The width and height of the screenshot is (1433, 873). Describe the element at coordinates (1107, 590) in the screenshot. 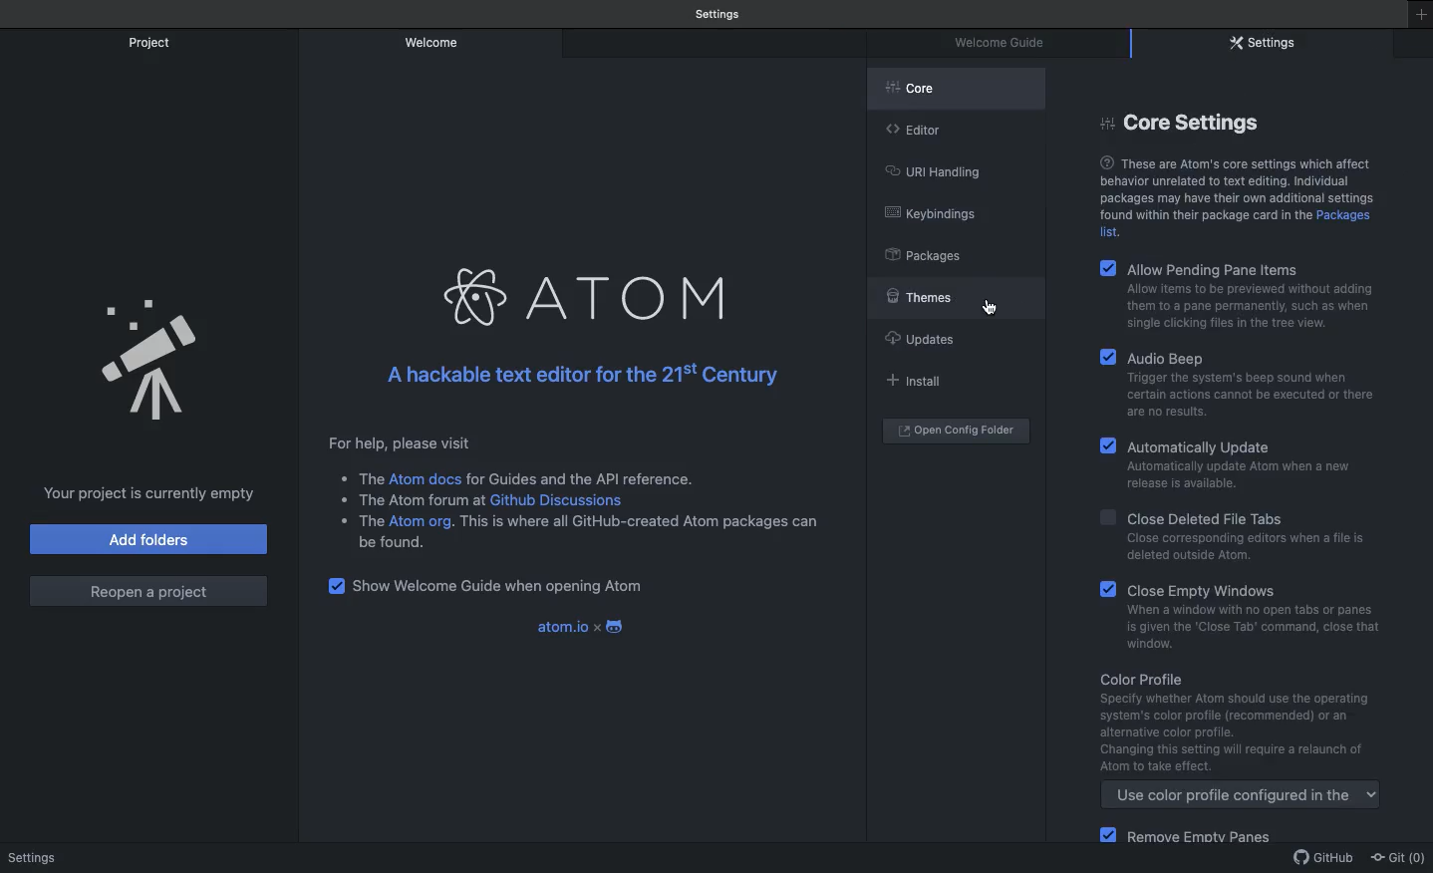

I see `enable checkbox` at that location.